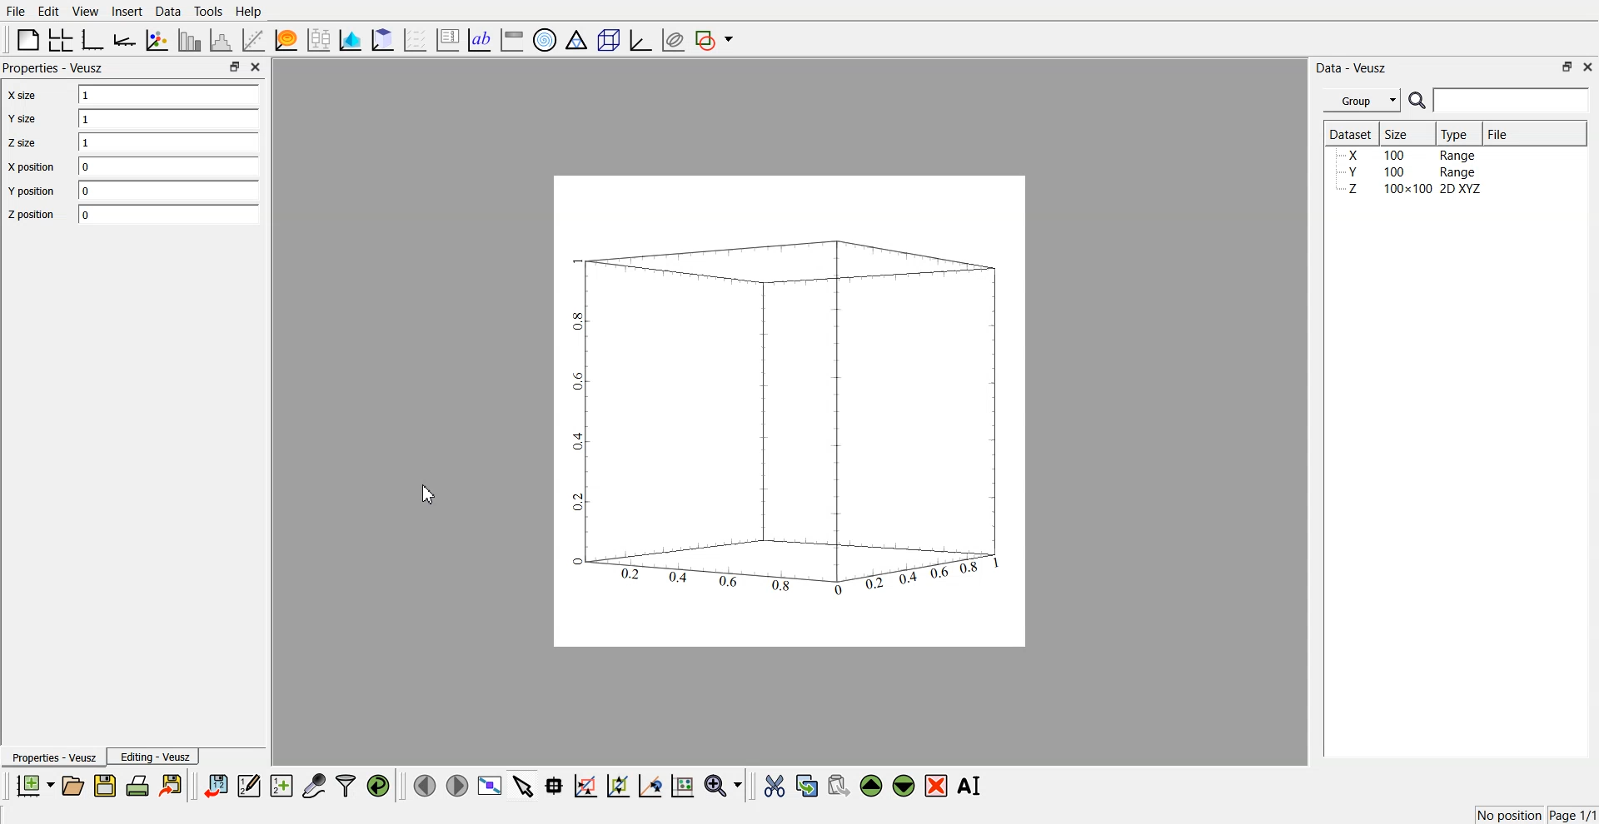 Image resolution: width=1599 pixels, height=824 pixels. I want to click on Open the document, so click(72, 786).